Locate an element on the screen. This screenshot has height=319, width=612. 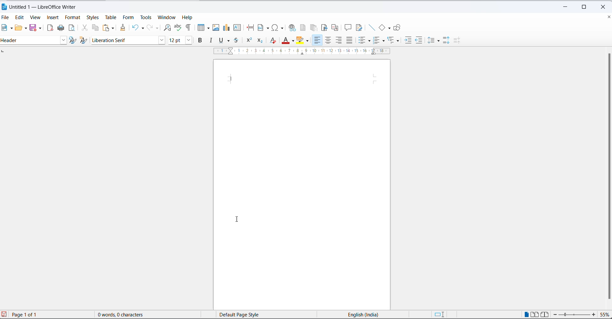
insert text is located at coordinates (240, 28).